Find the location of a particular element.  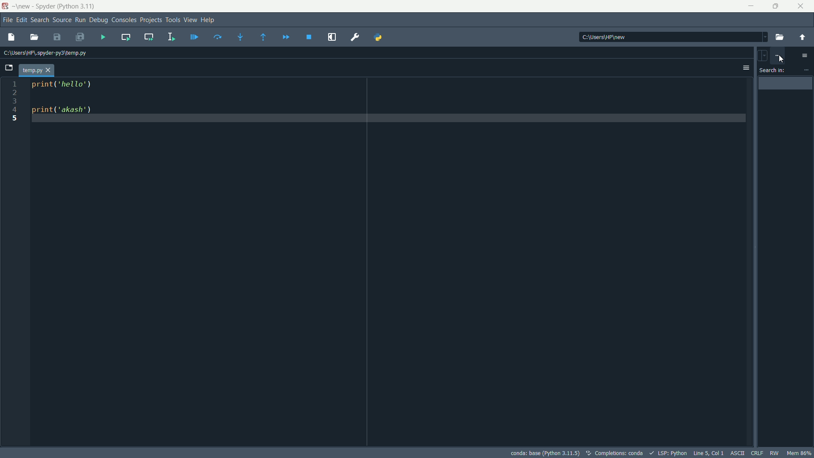

Close app is located at coordinates (801, 6).